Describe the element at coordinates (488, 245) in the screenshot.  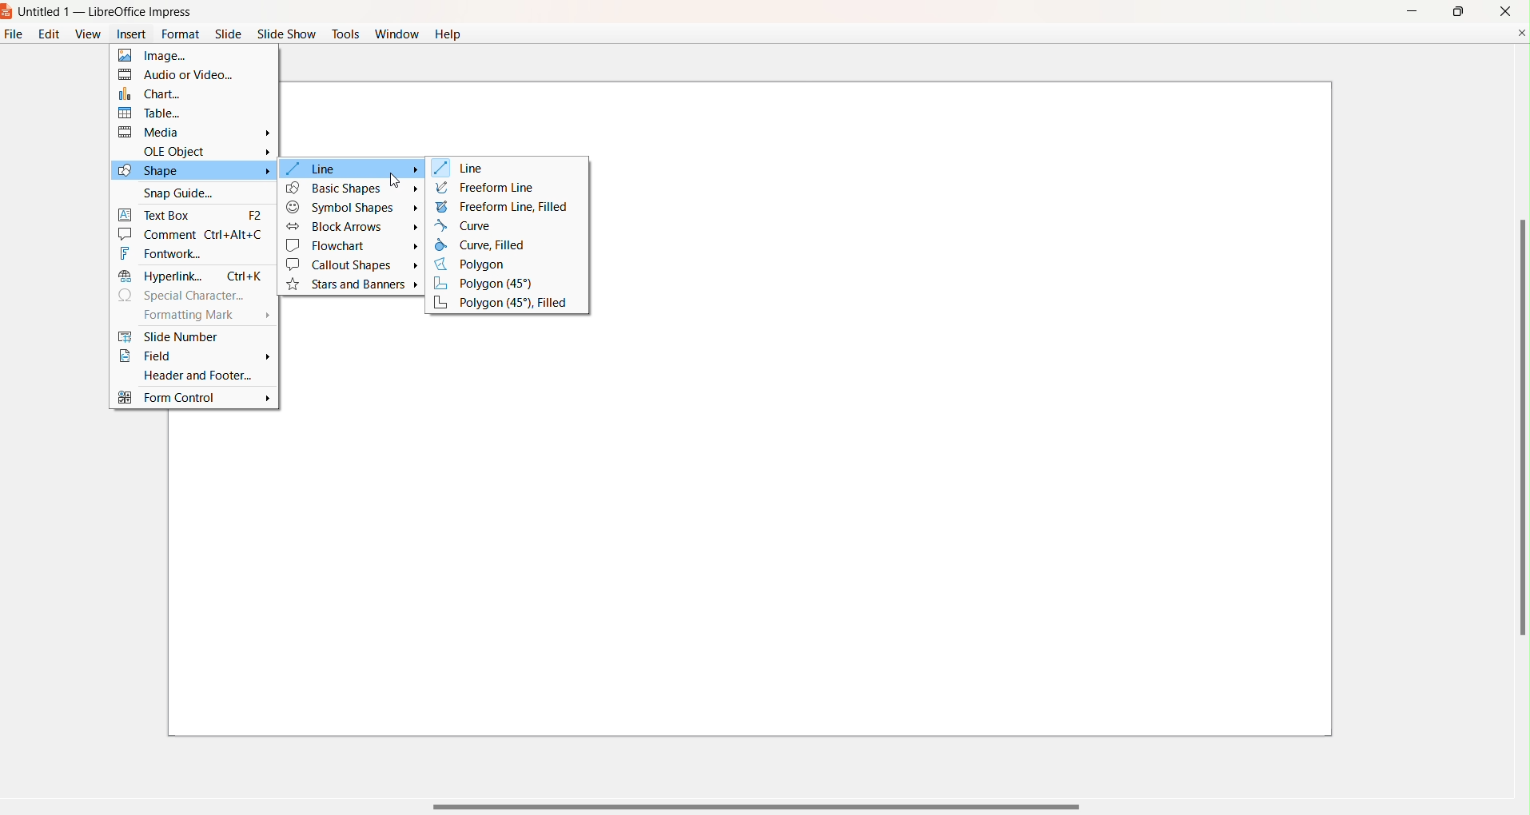
I see `Curve Filled` at that location.